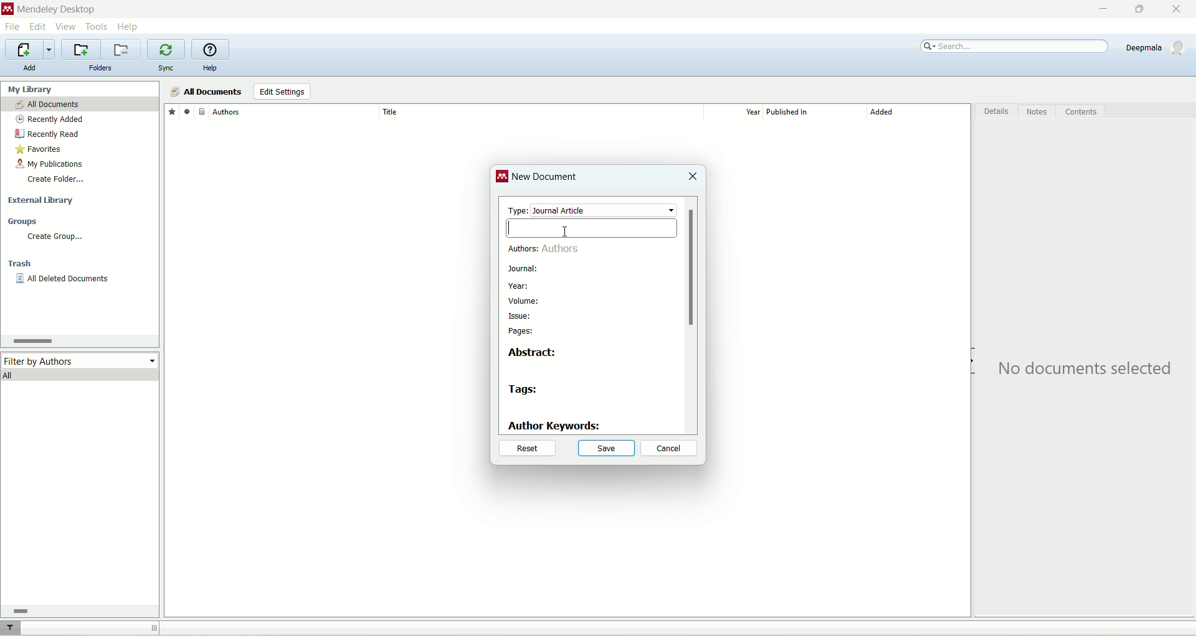 This screenshot has width=1196, height=636. Describe the element at coordinates (67, 27) in the screenshot. I see `view` at that location.